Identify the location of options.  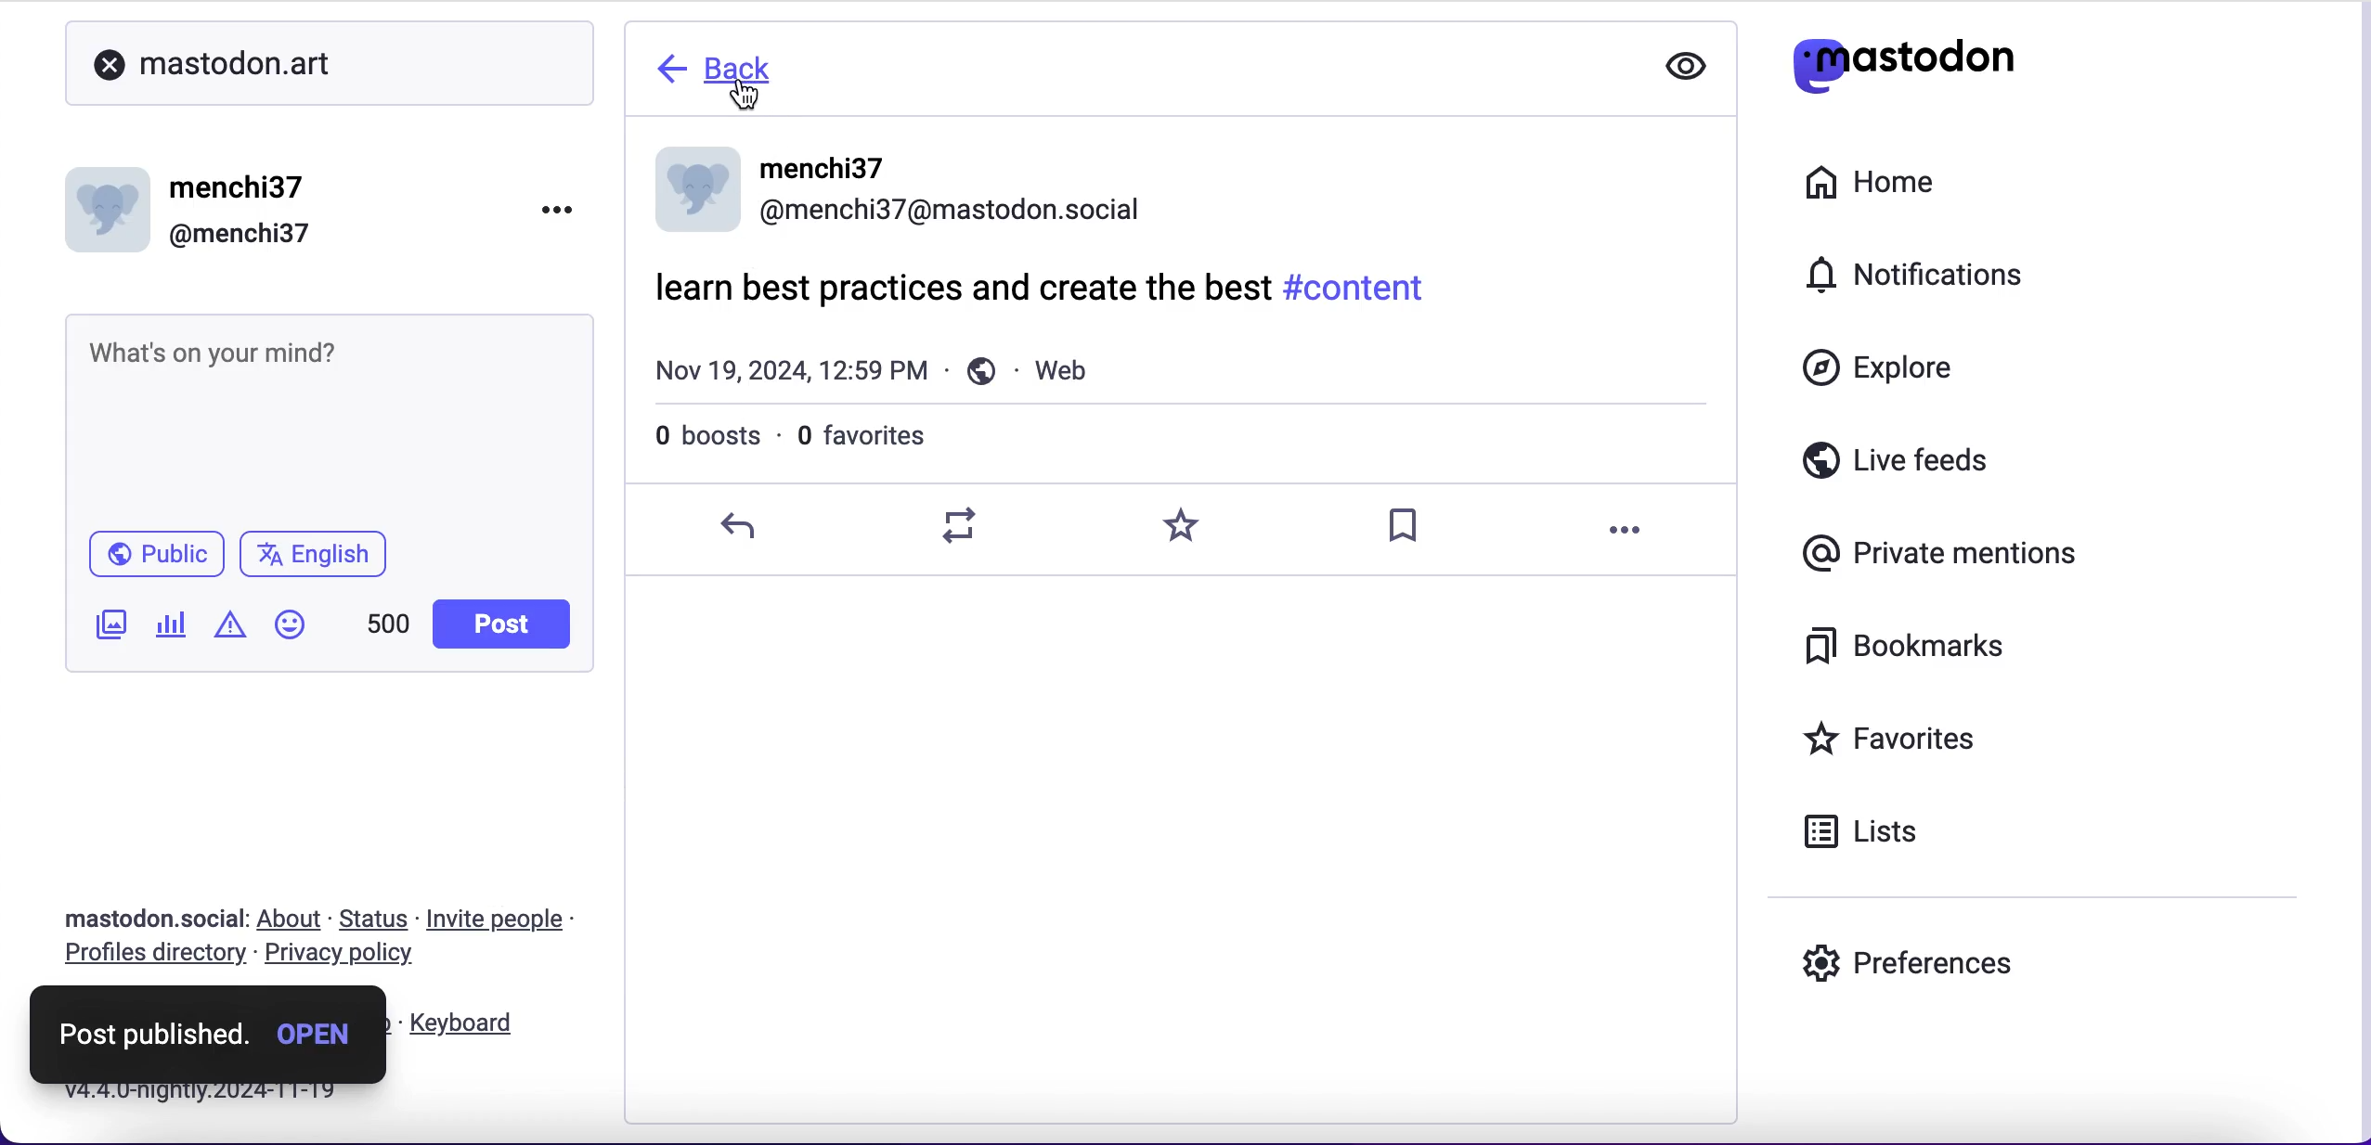
(567, 207).